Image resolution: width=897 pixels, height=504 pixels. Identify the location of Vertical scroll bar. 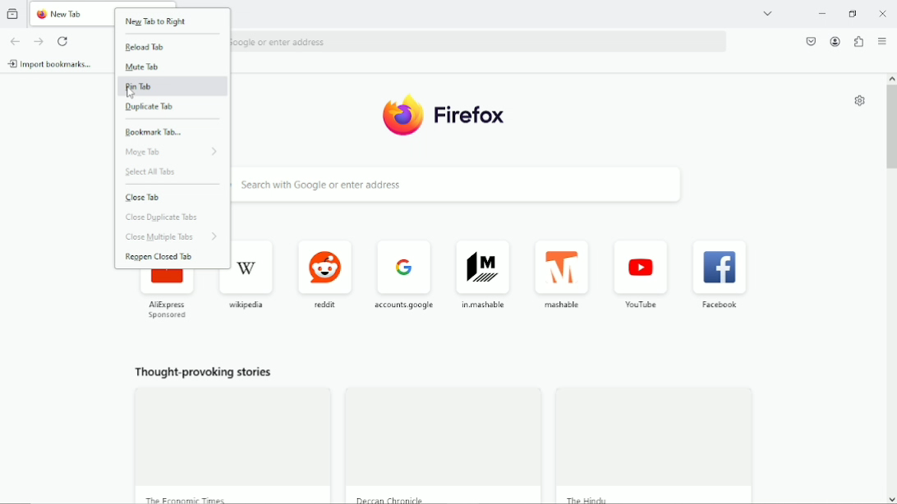
(891, 124).